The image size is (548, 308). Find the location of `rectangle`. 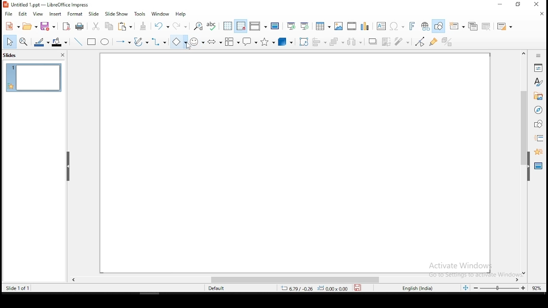

rectangle is located at coordinates (92, 42).